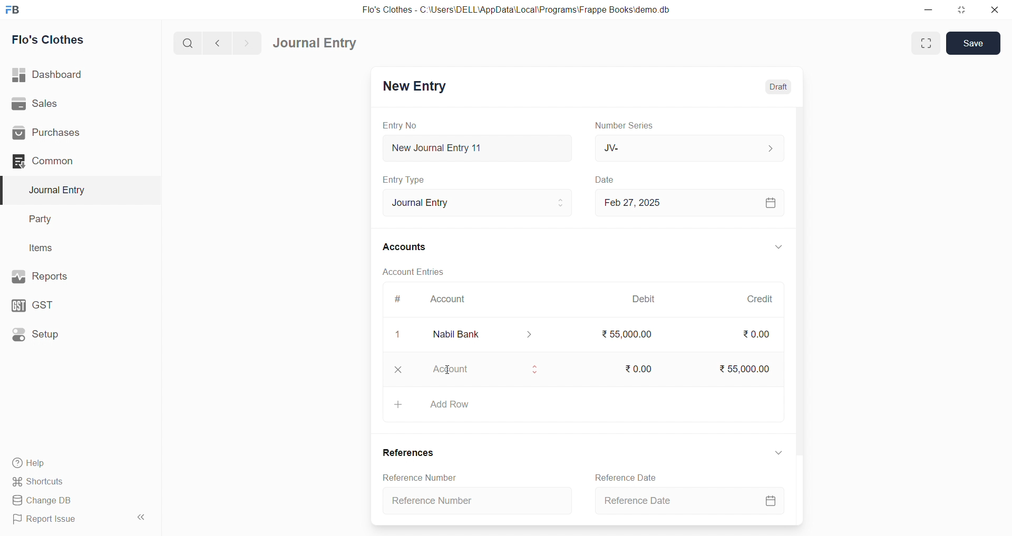 The width and height of the screenshot is (1012, 536). I want to click on + Add Row, so click(582, 404).